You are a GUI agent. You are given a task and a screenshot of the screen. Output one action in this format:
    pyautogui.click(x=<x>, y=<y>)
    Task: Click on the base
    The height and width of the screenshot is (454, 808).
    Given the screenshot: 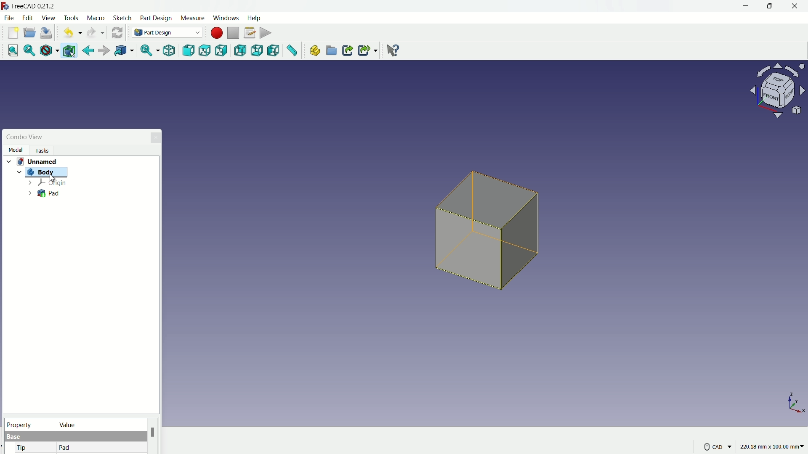 What is the action you would take?
    pyautogui.click(x=14, y=437)
    